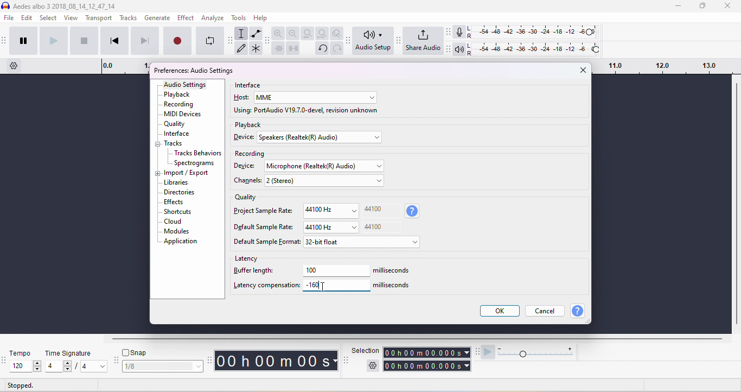  Describe the element at coordinates (186, 17) in the screenshot. I see `effect` at that location.